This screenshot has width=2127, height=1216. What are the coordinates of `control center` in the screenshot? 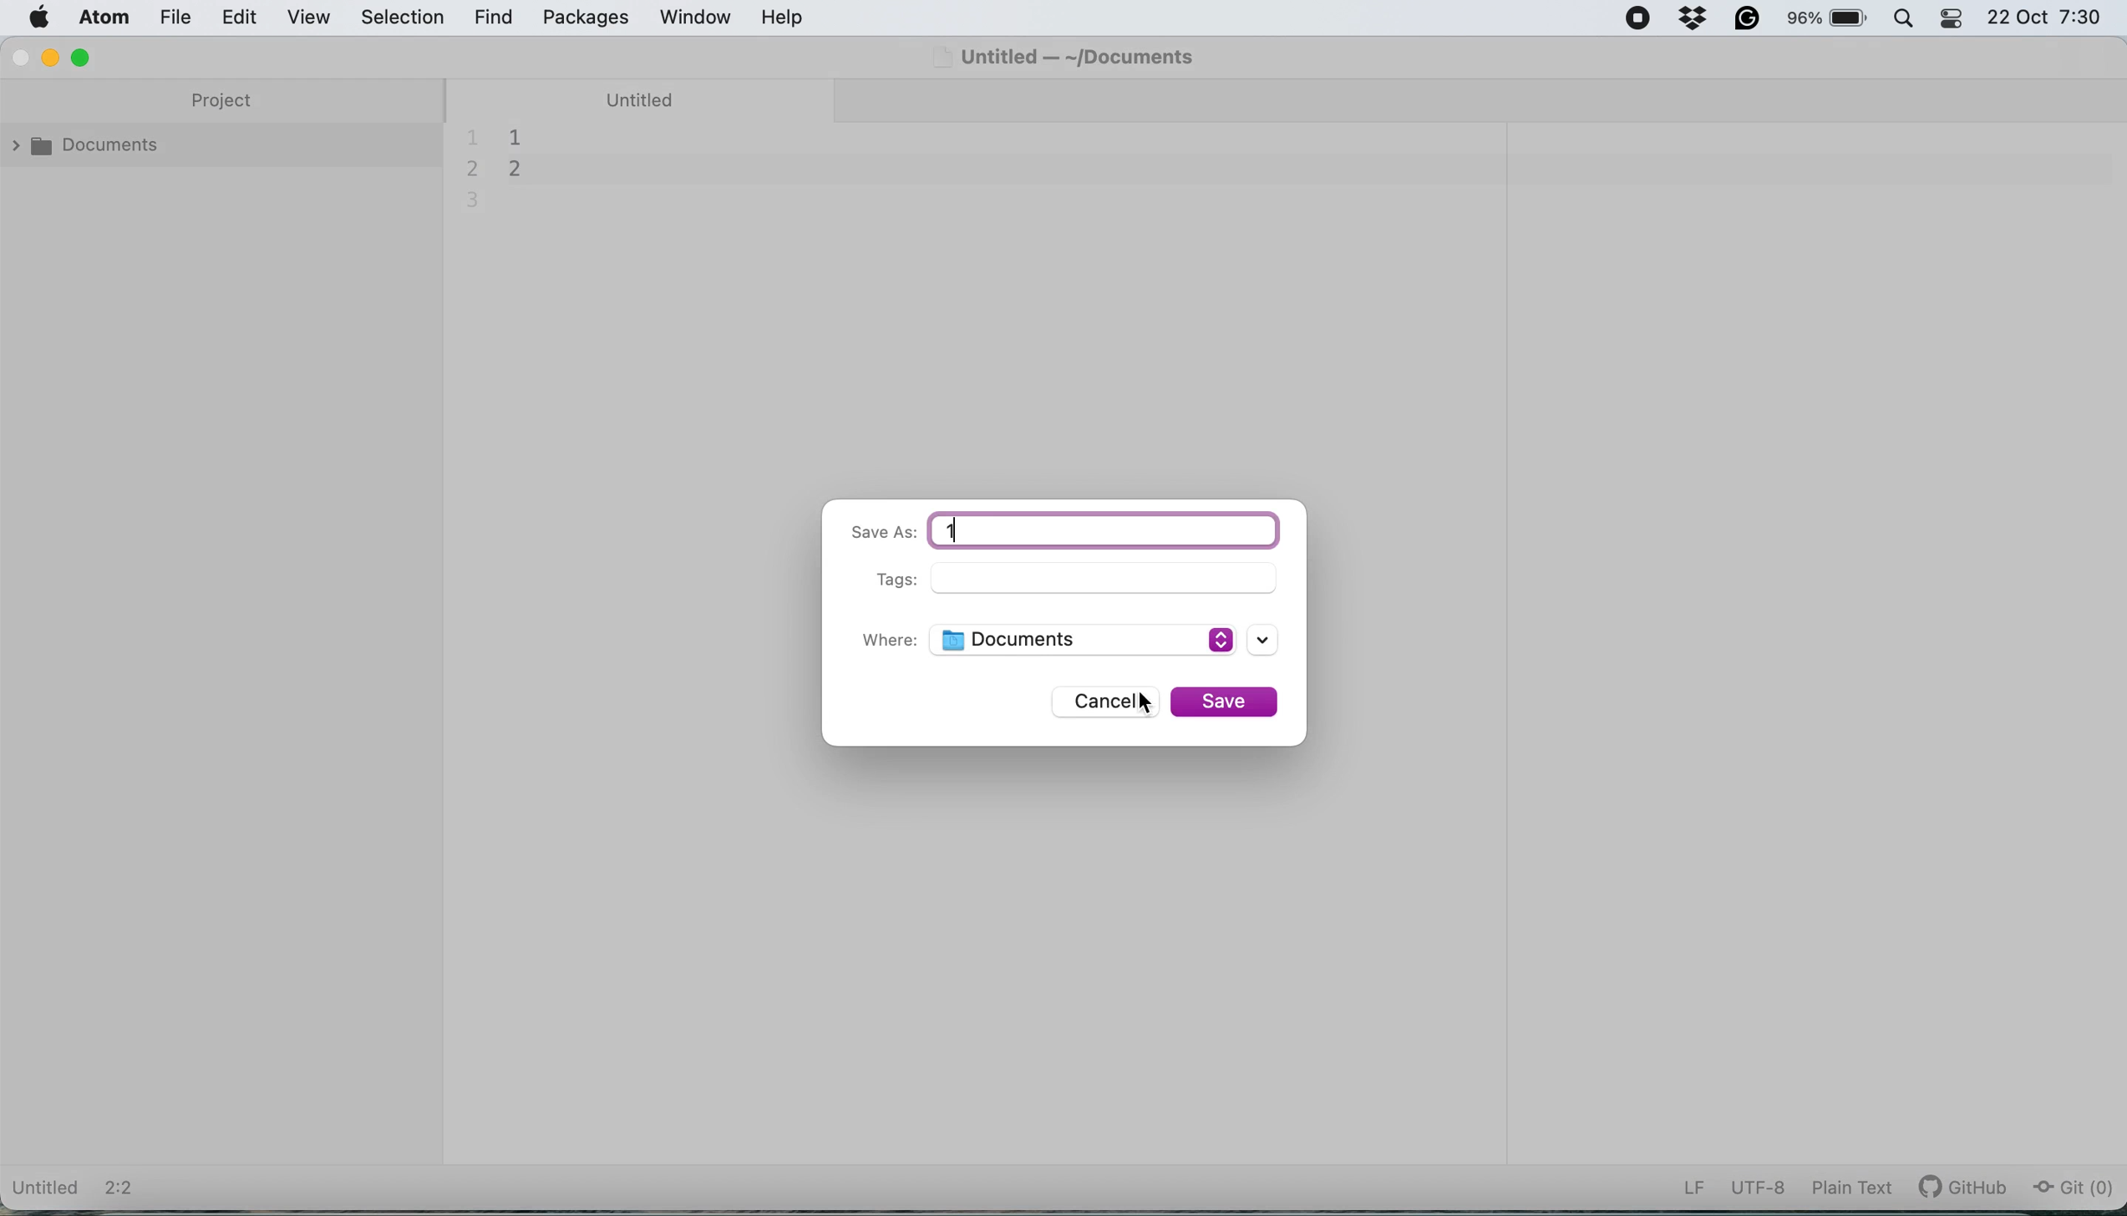 It's located at (1952, 18).